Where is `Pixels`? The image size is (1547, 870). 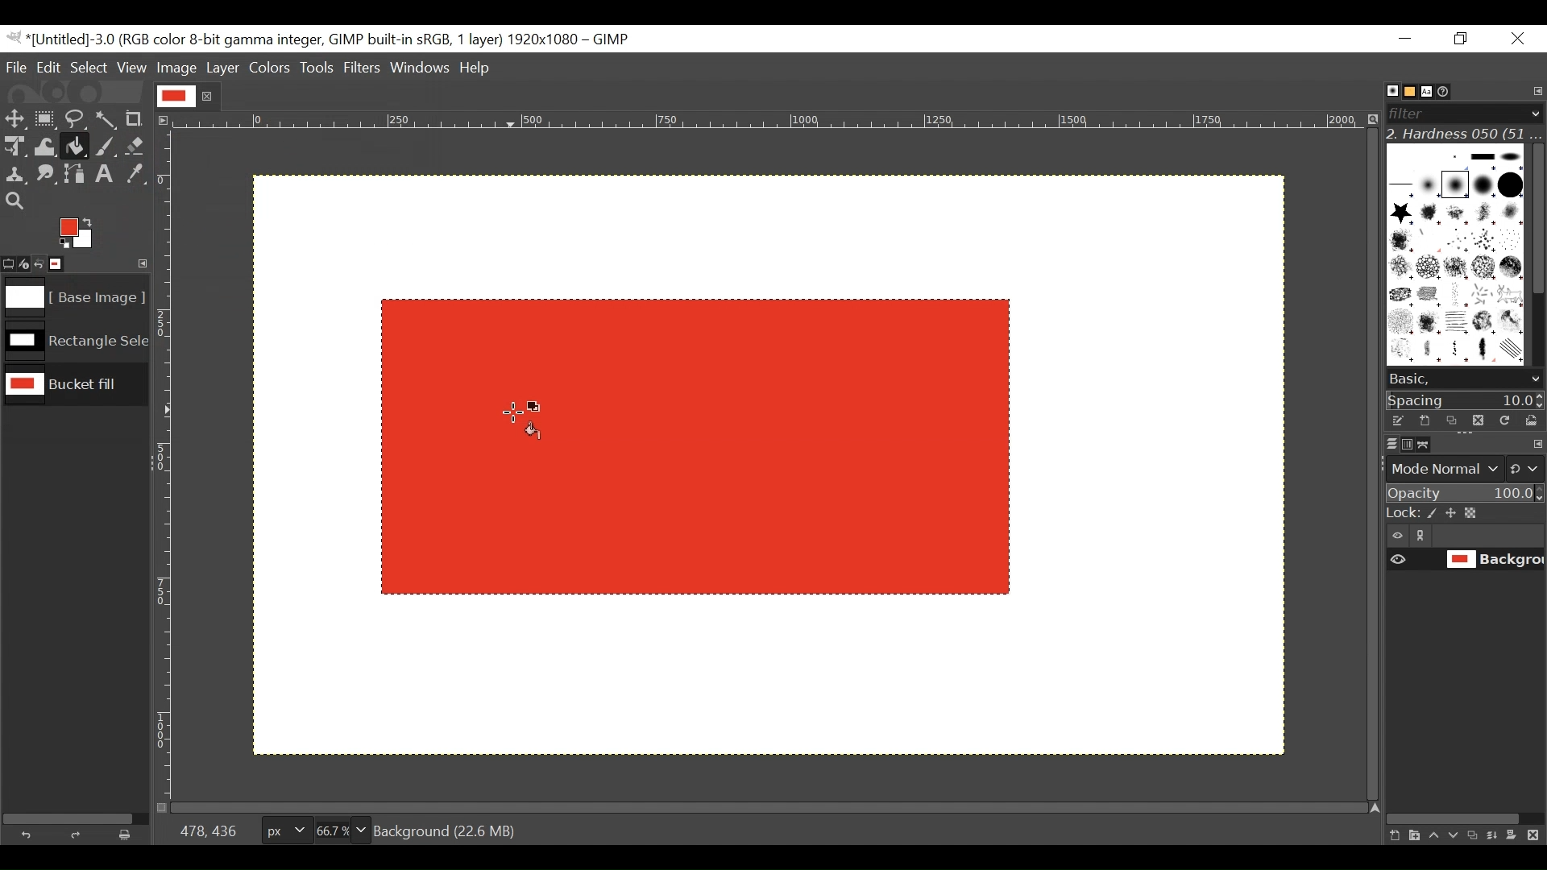 Pixels is located at coordinates (283, 827).